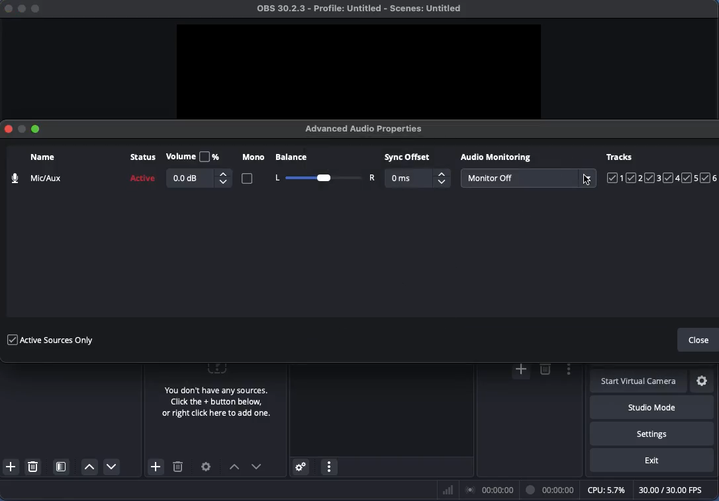 The height and width of the screenshot is (501, 719). I want to click on Balance, so click(322, 178).